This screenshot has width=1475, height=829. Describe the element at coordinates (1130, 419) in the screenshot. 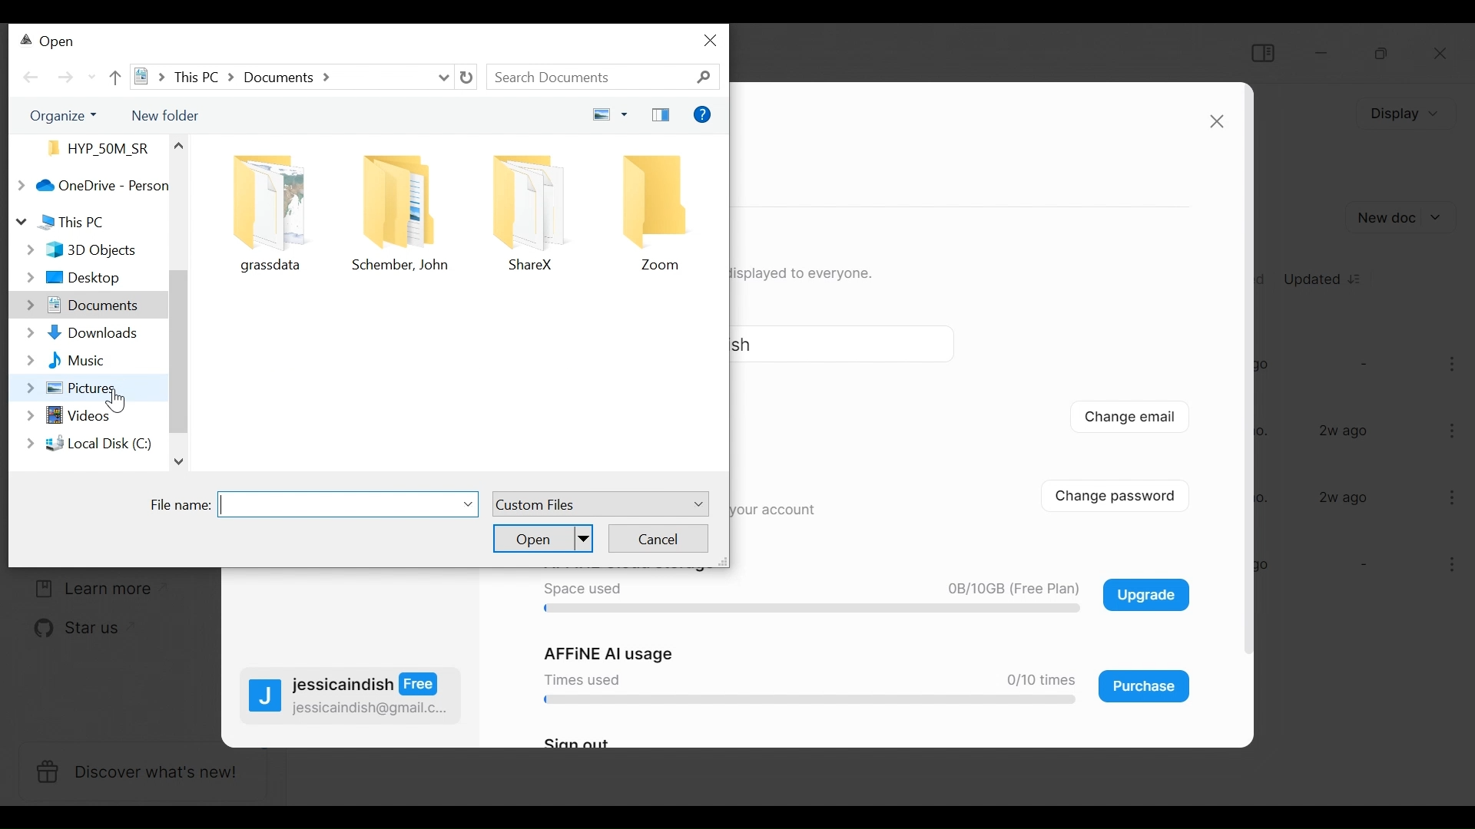

I see `Change email` at that location.